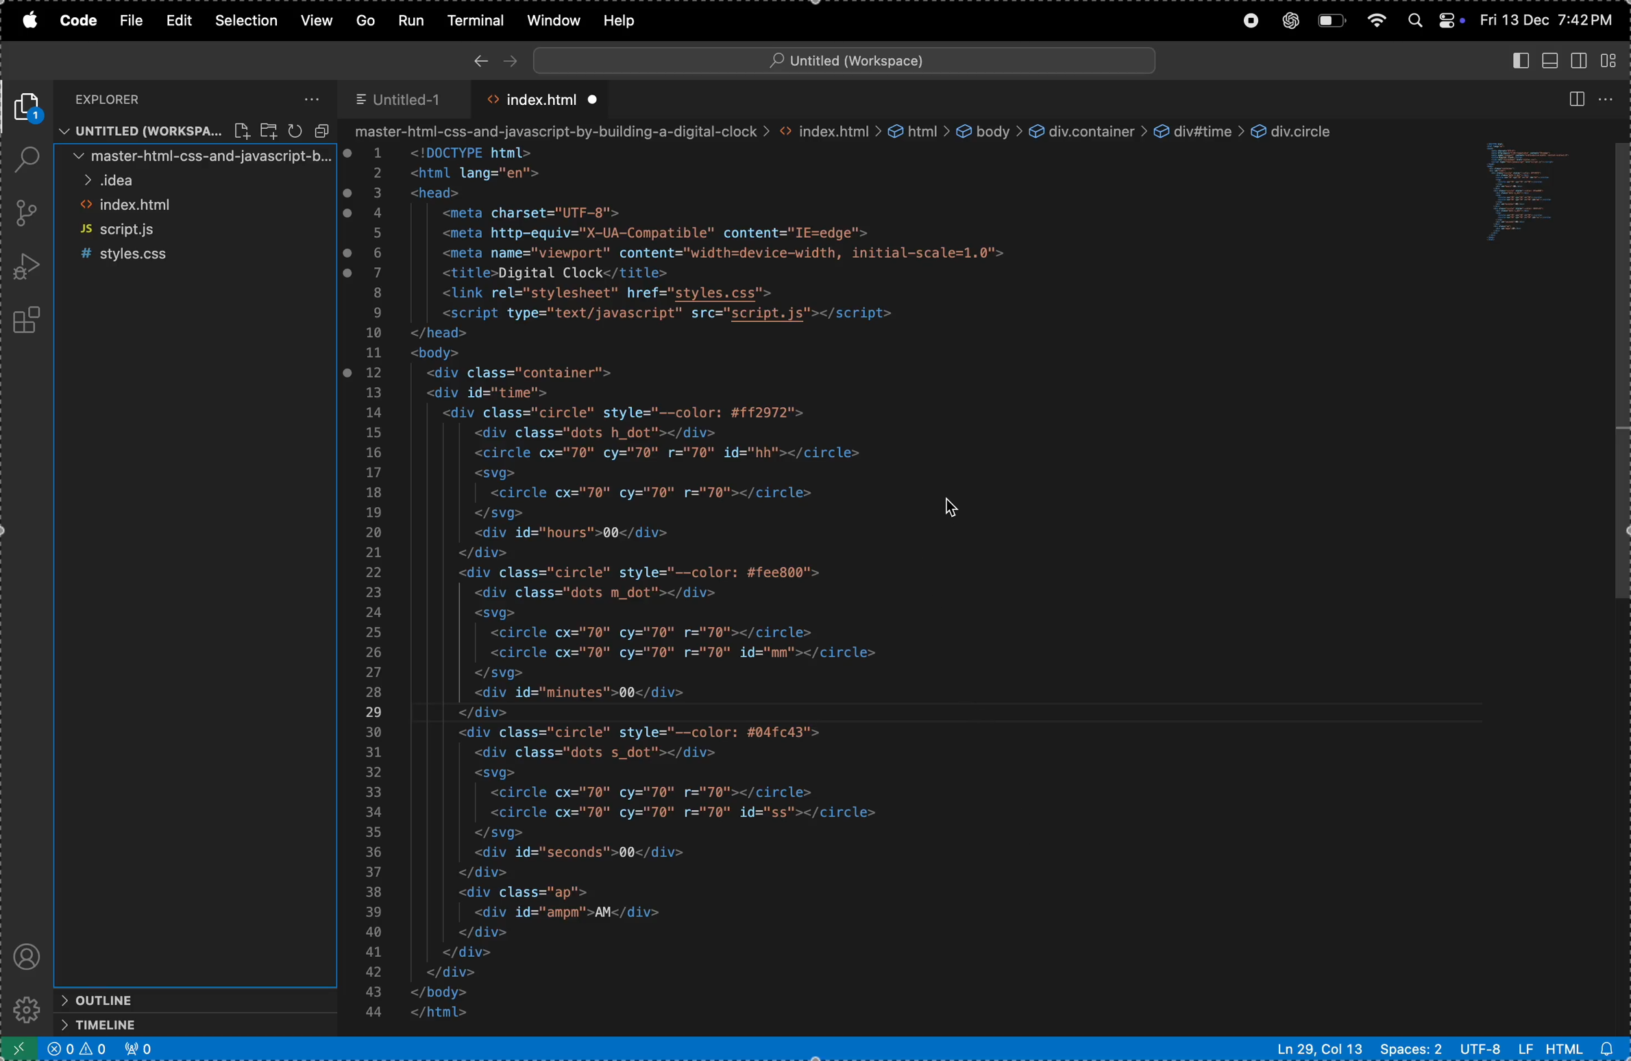 Image resolution: width=1631 pixels, height=1061 pixels. Describe the element at coordinates (1552, 60) in the screenshot. I see `toggle panel` at that location.